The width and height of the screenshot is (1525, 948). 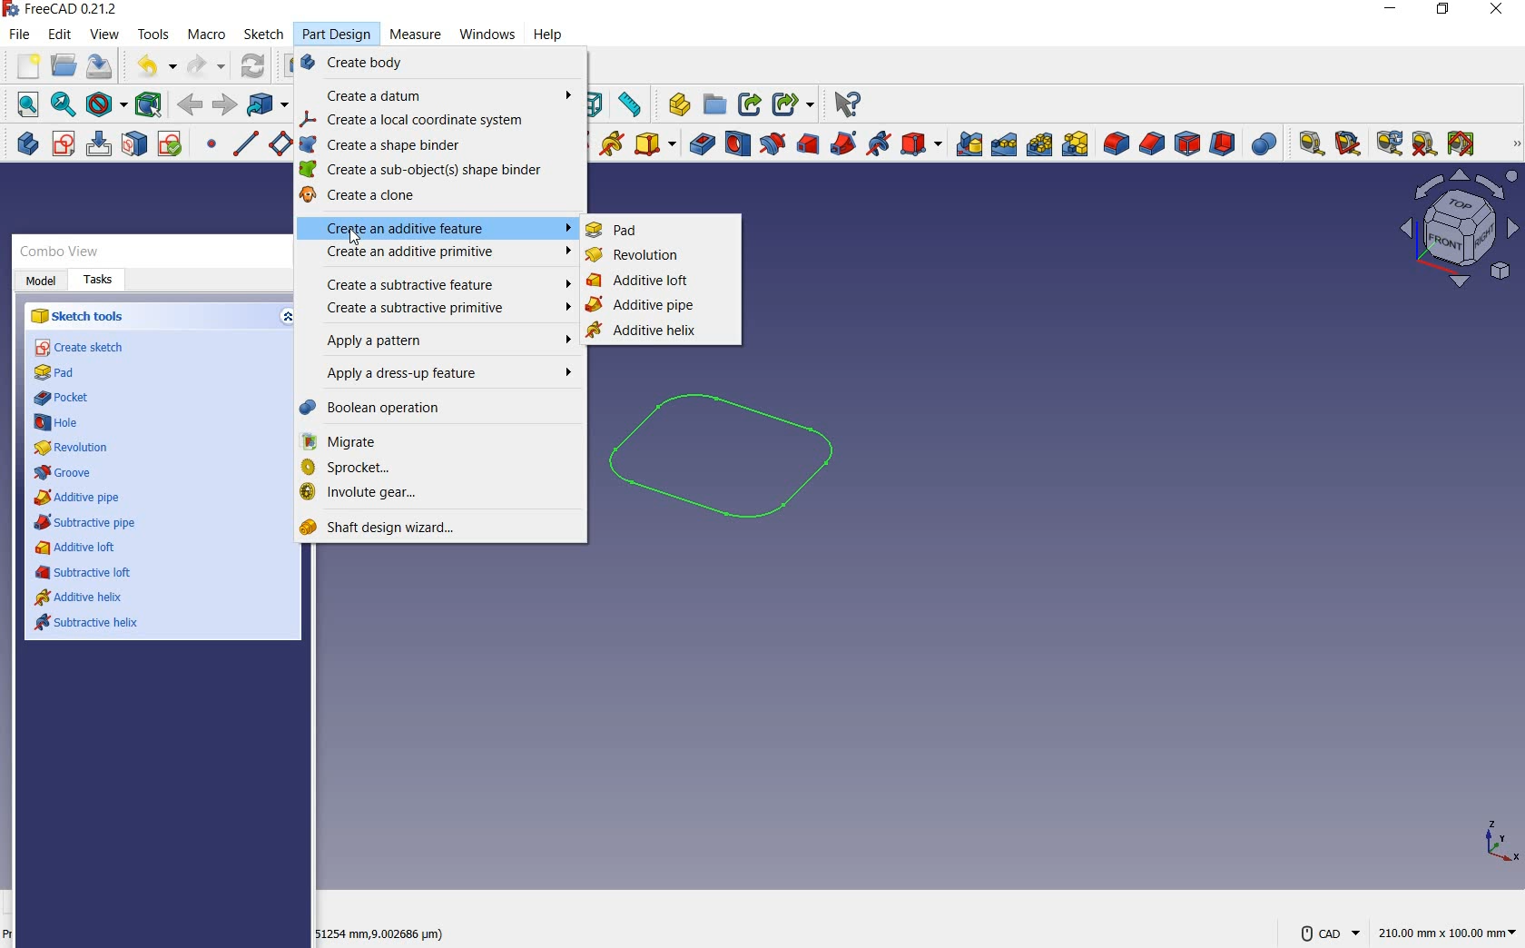 What do you see at coordinates (442, 281) in the screenshot?
I see `create a subtractive feature` at bounding box center [442, 281].